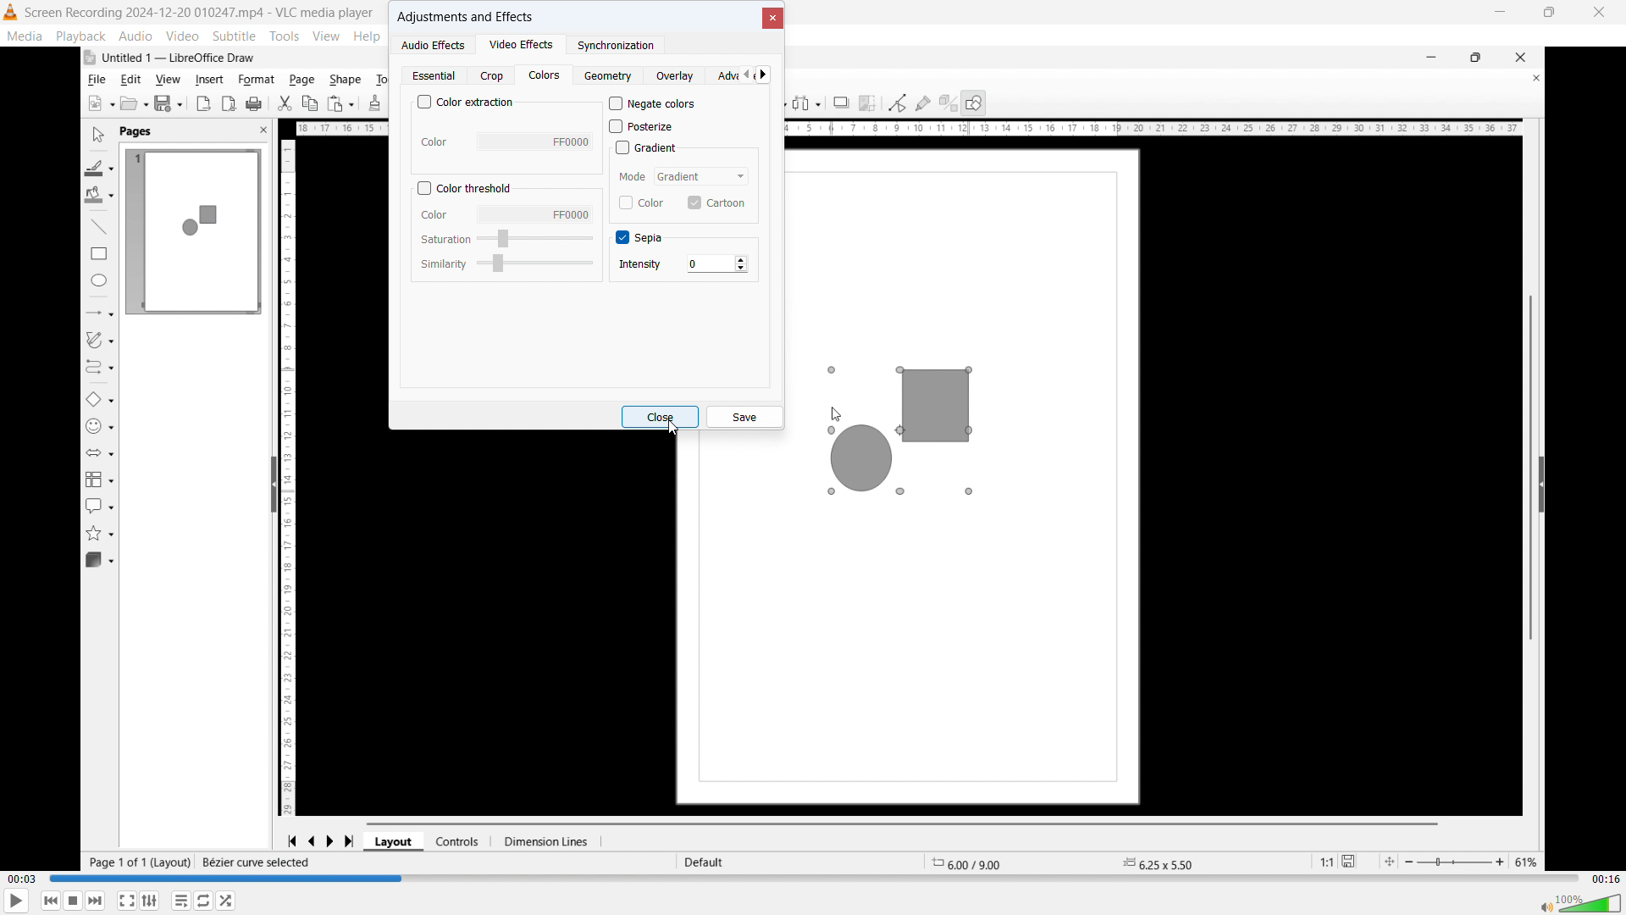 This screenshot has height=915, width=1626. What do you see at coordinates (535, 263) in the screenshot?
I see `Select similarity ` at bounding box center [535, 263].